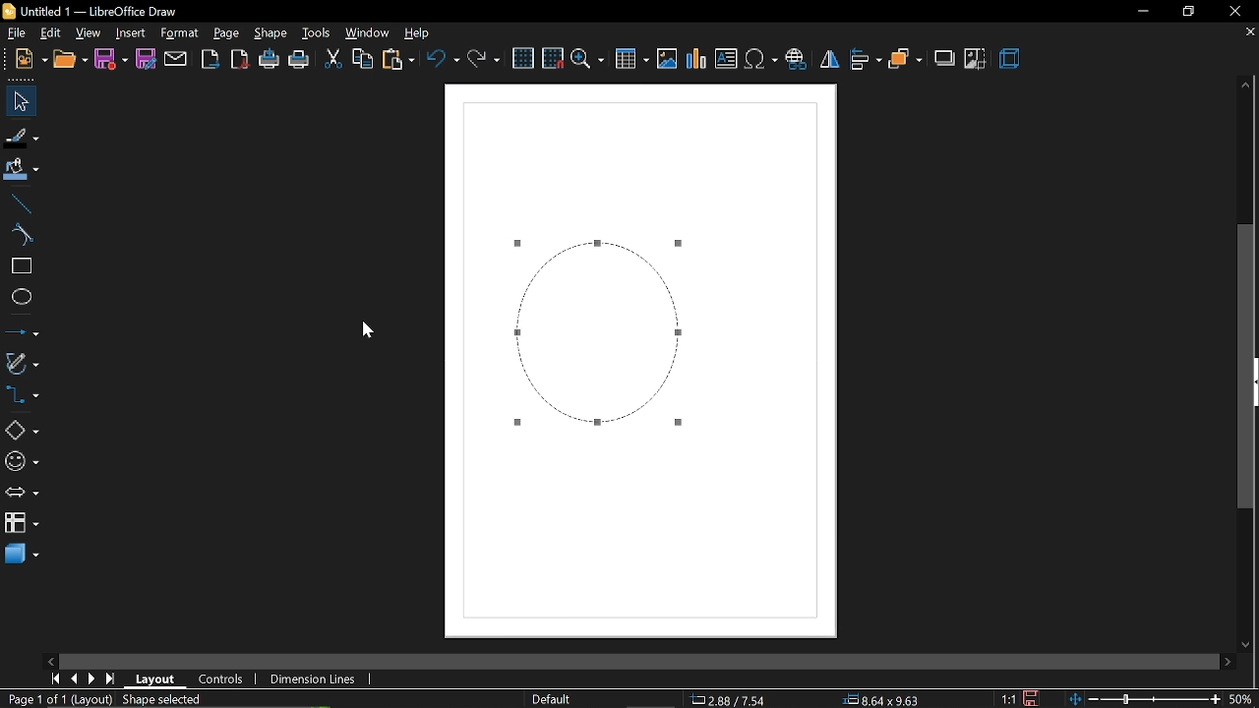  I want to click on copy, so click(364, 59).